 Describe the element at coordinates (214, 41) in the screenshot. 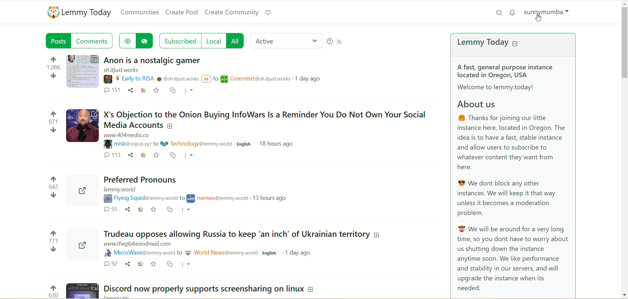

I see `local` at that location.